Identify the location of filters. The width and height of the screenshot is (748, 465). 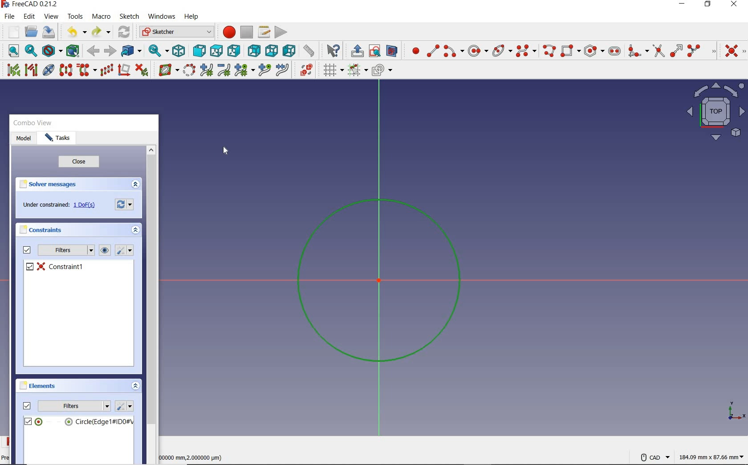
(58, 251).